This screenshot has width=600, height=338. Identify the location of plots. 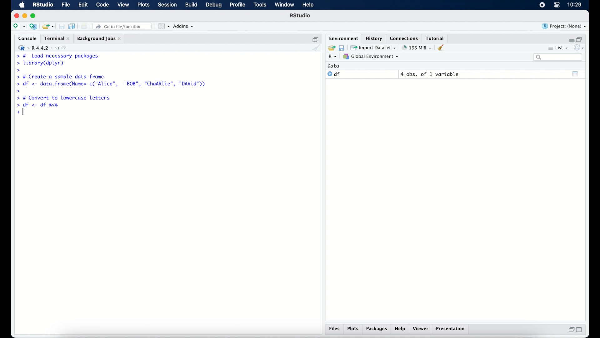
(144, 5).